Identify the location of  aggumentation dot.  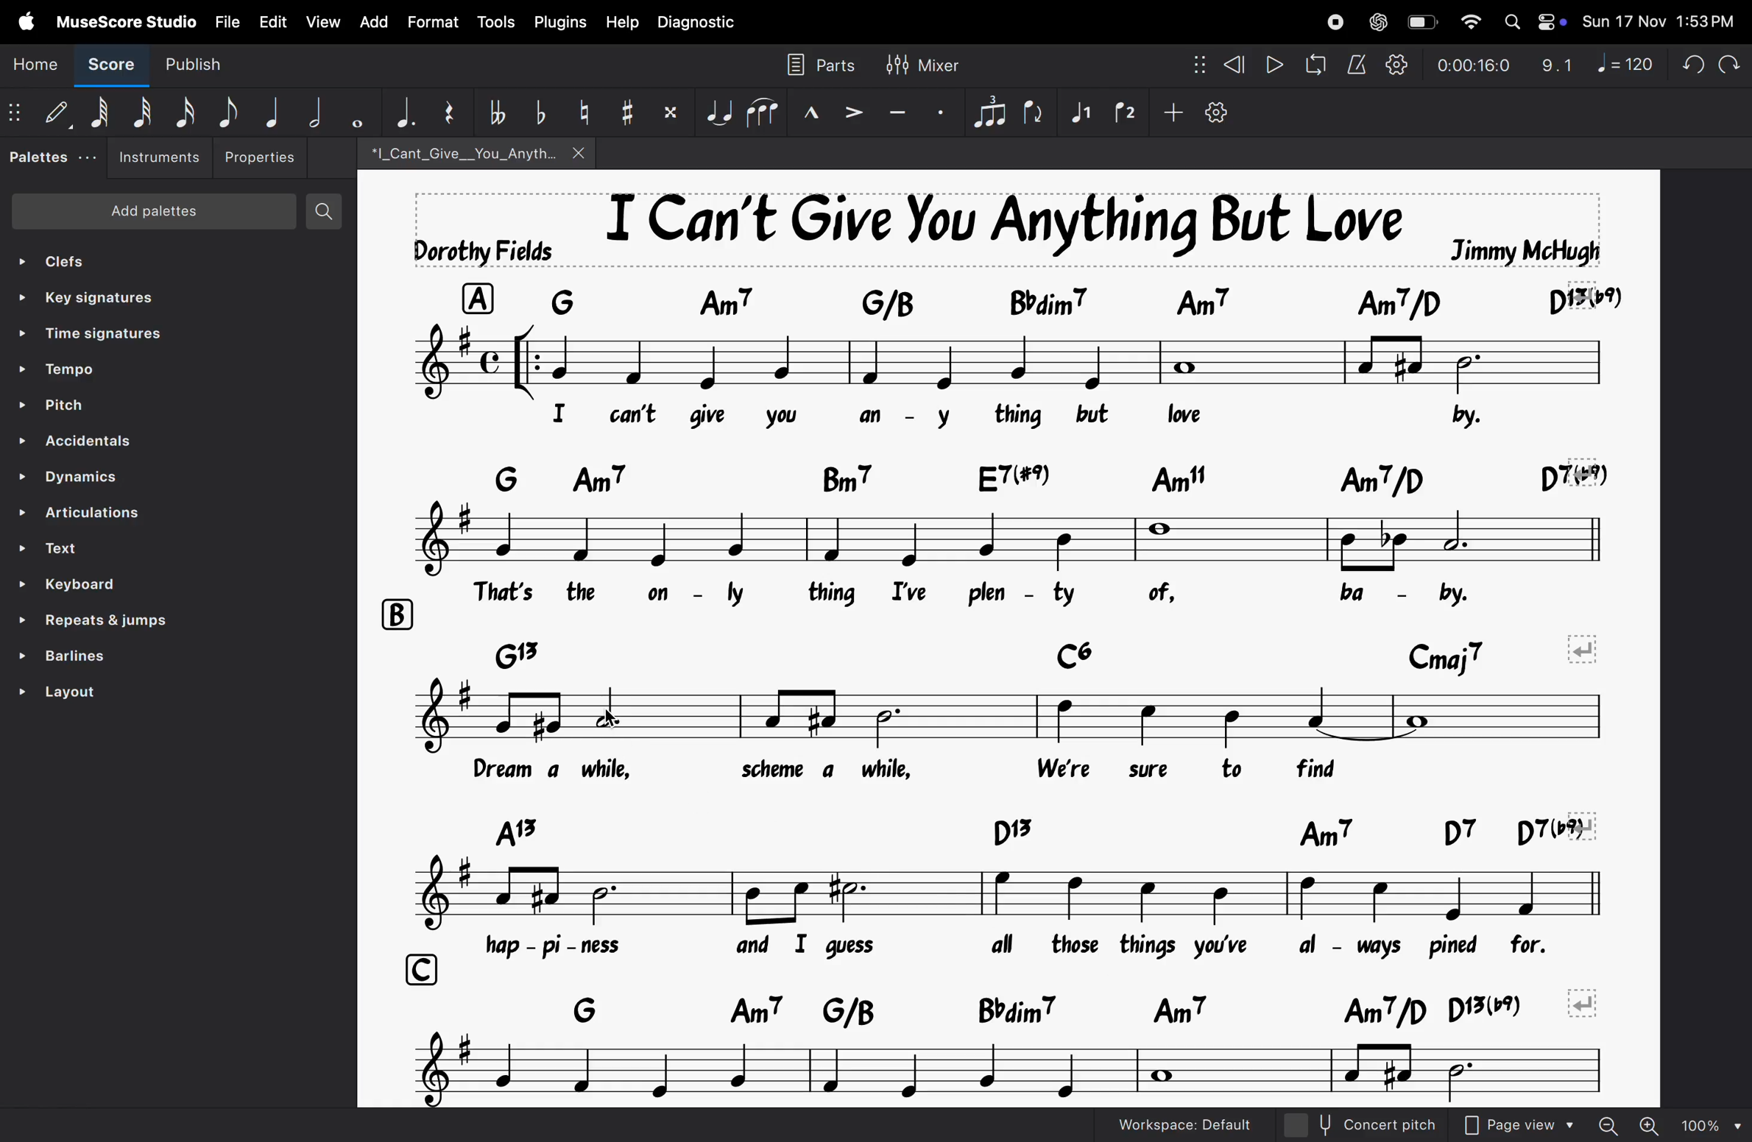
(399, 110).